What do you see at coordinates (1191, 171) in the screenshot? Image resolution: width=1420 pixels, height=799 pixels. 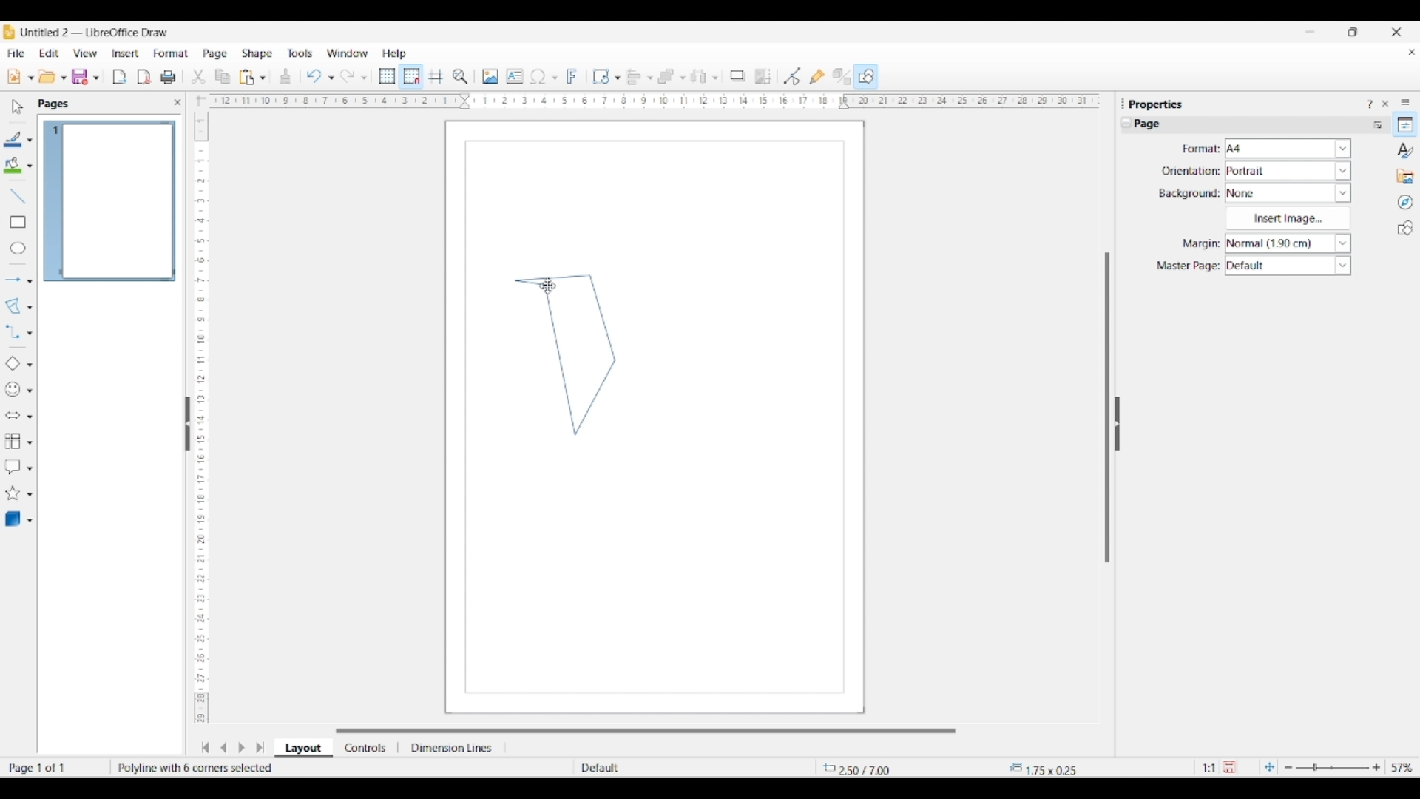 I see `Indicates orientation settings` at bounding box center [1191, 171].